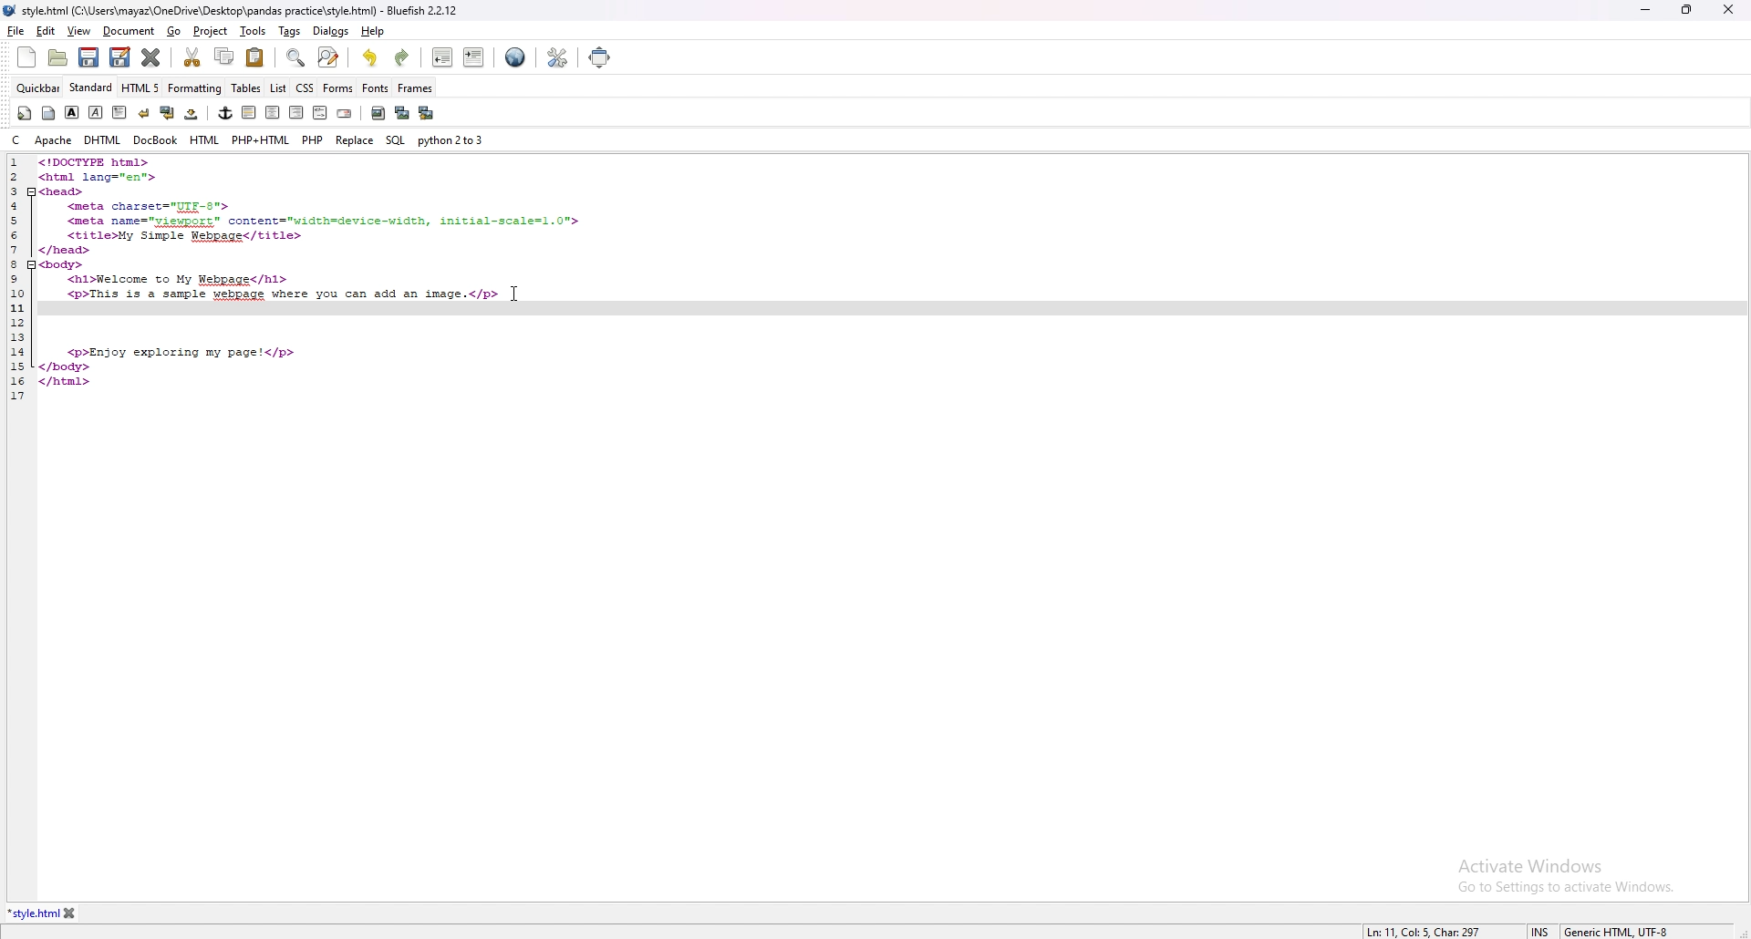 The image size is (1751, 939). Describe the element at coordinates (54, 140) in the screenshot. I see `apache` at that location.